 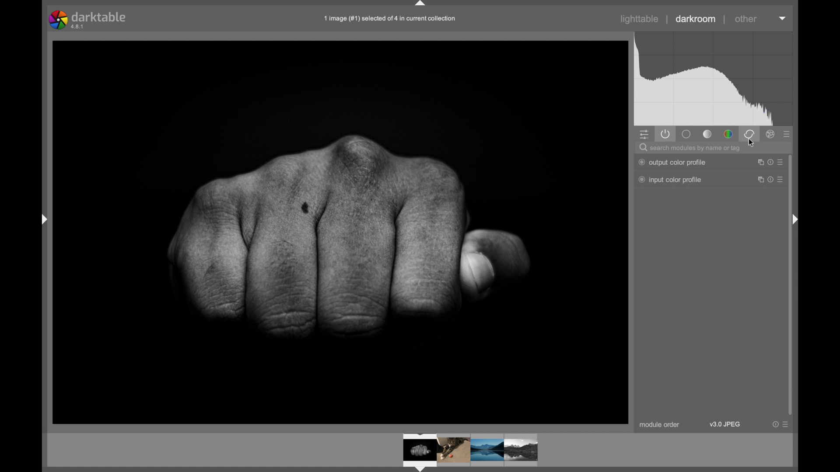 I want to click on cursor, so click(x=750, y=143).